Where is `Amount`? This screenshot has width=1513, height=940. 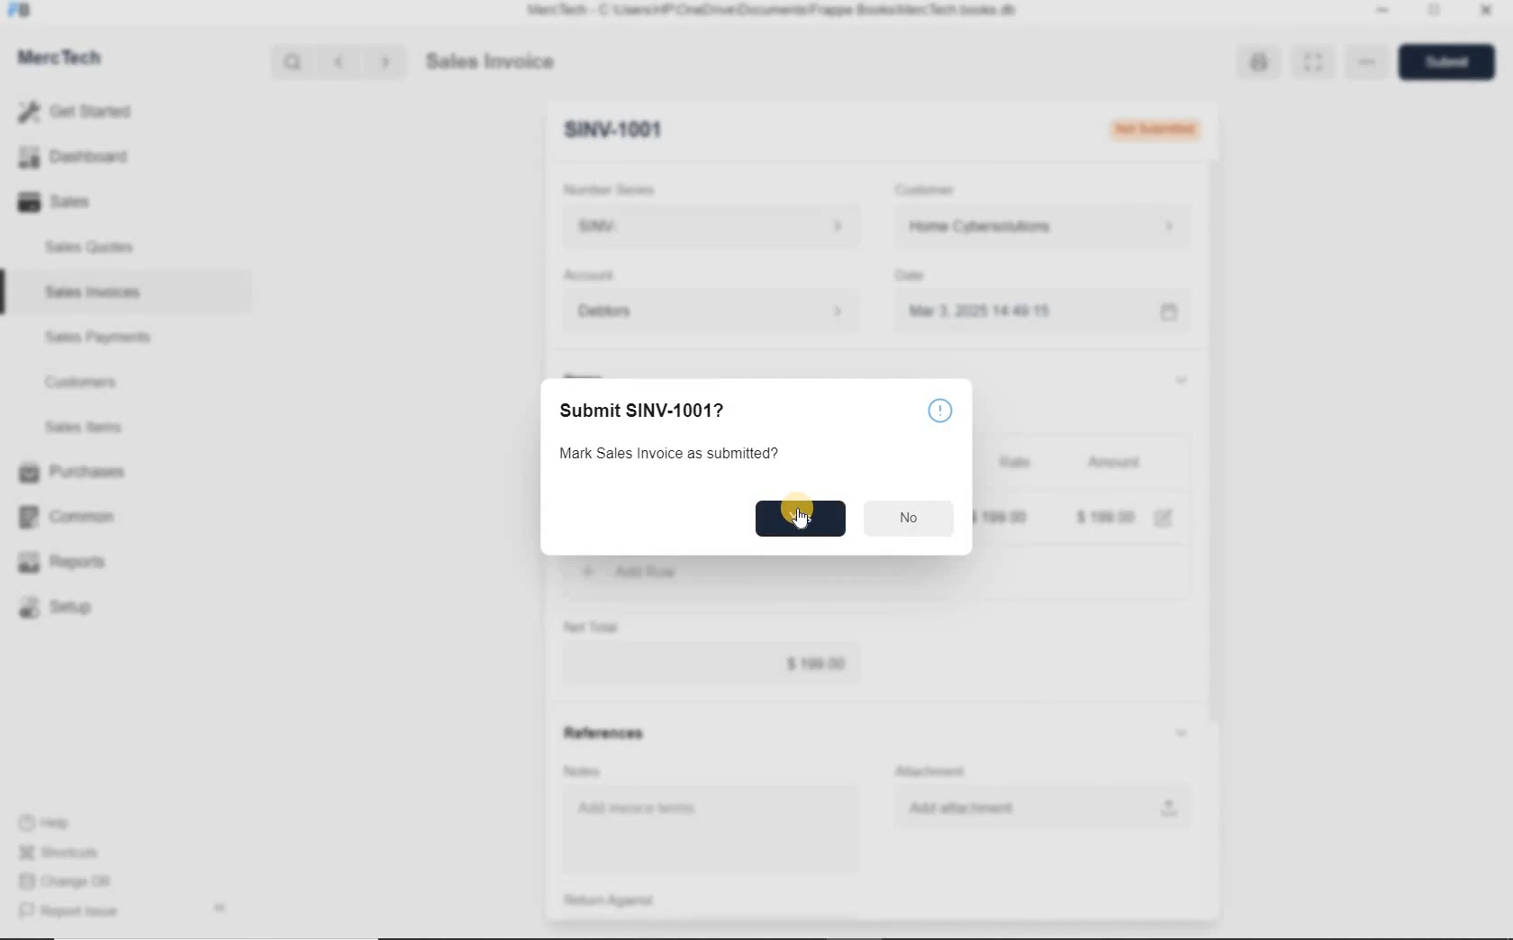 Amount is located at coordinates (1113, 464).